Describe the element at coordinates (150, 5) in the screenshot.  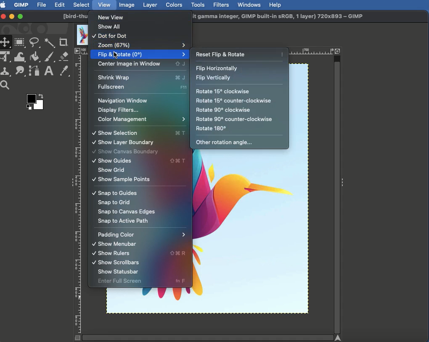
I see `Layer` at that location.